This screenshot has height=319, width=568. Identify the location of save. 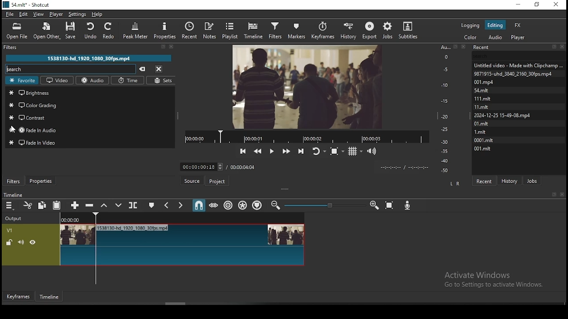
(72, 31).